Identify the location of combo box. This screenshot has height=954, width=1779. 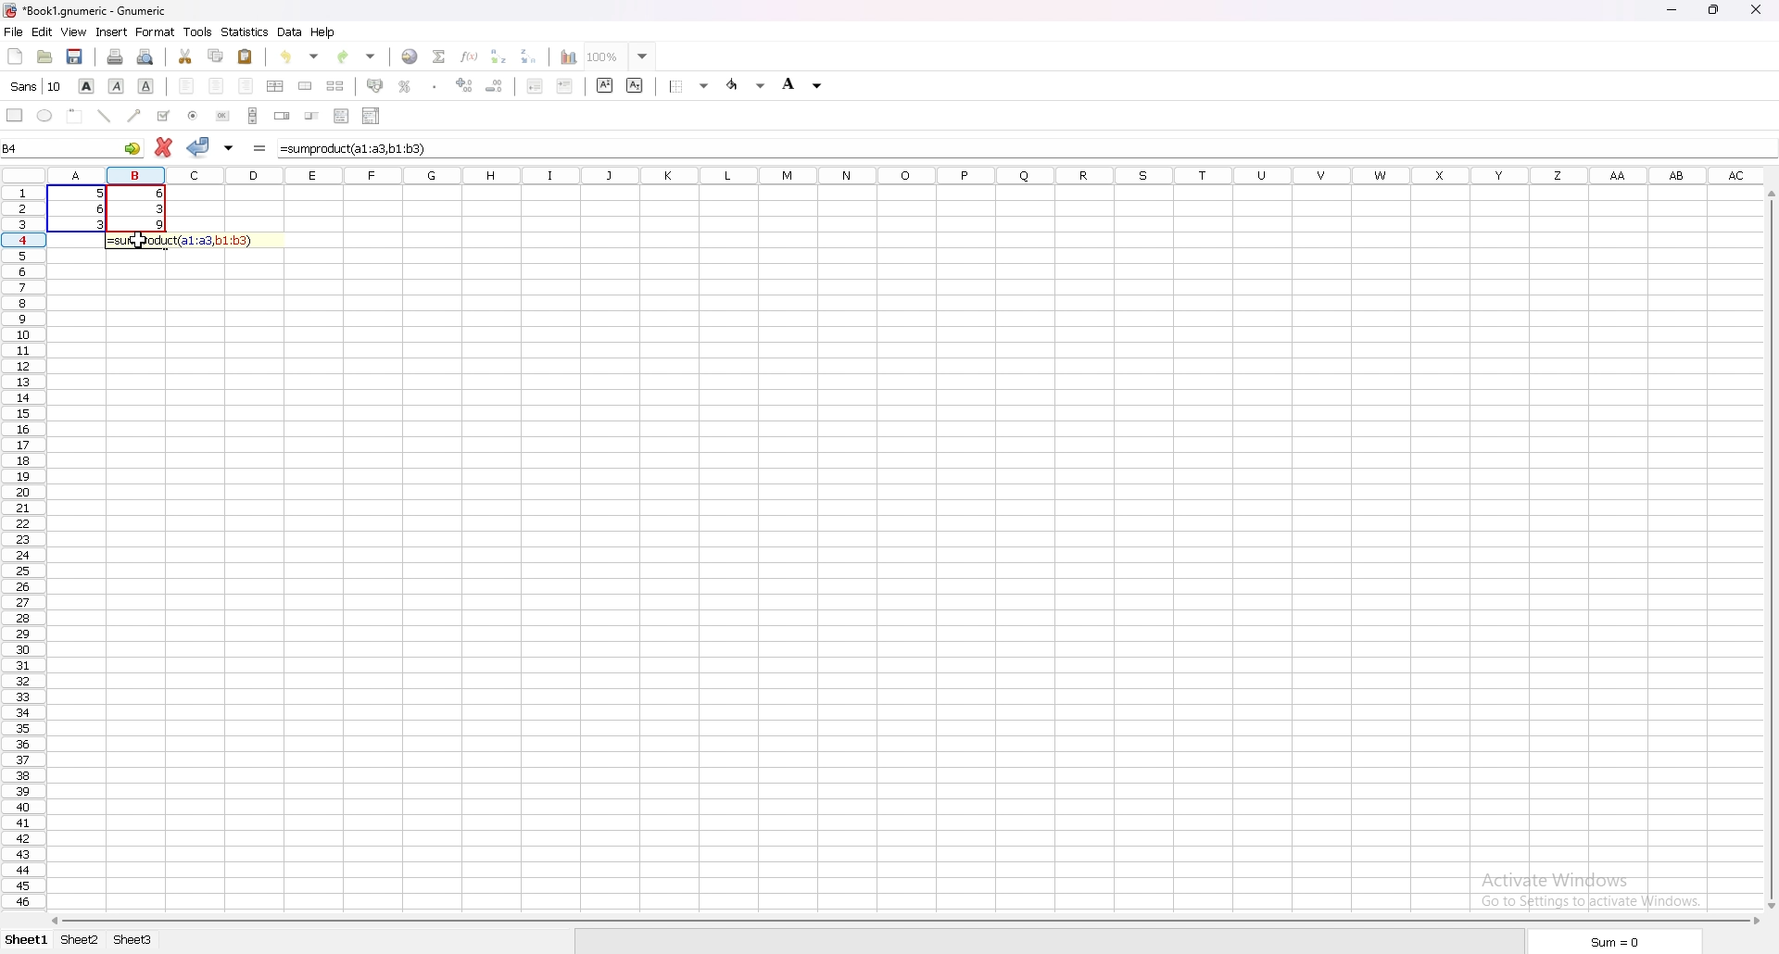
(372, 115).